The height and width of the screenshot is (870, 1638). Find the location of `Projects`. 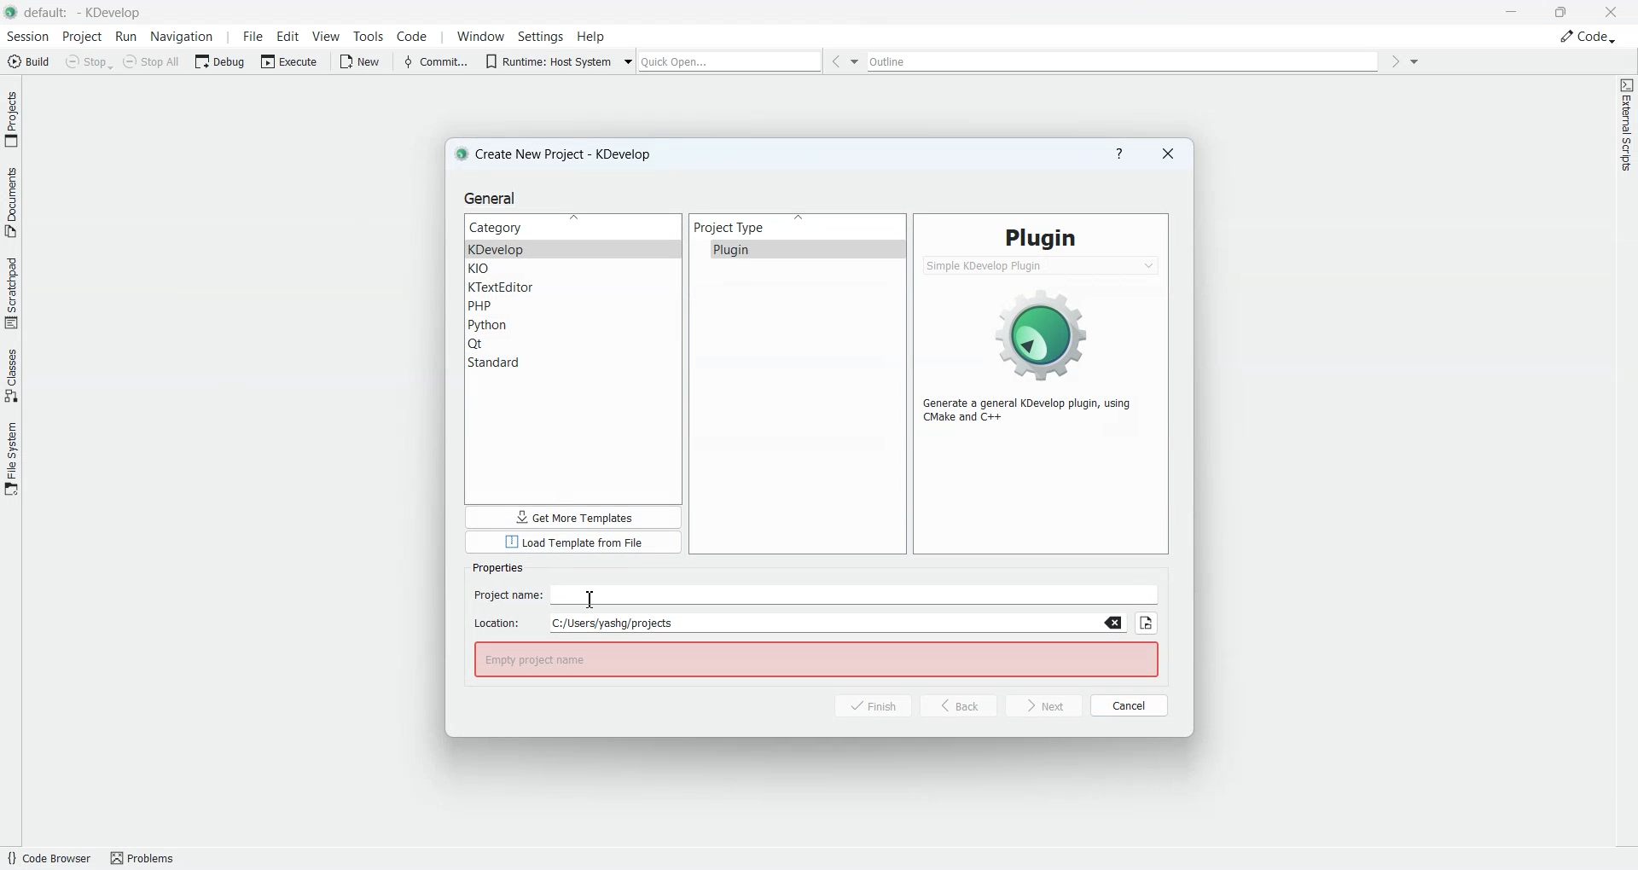

Projects is located at coordinates (12, 119).